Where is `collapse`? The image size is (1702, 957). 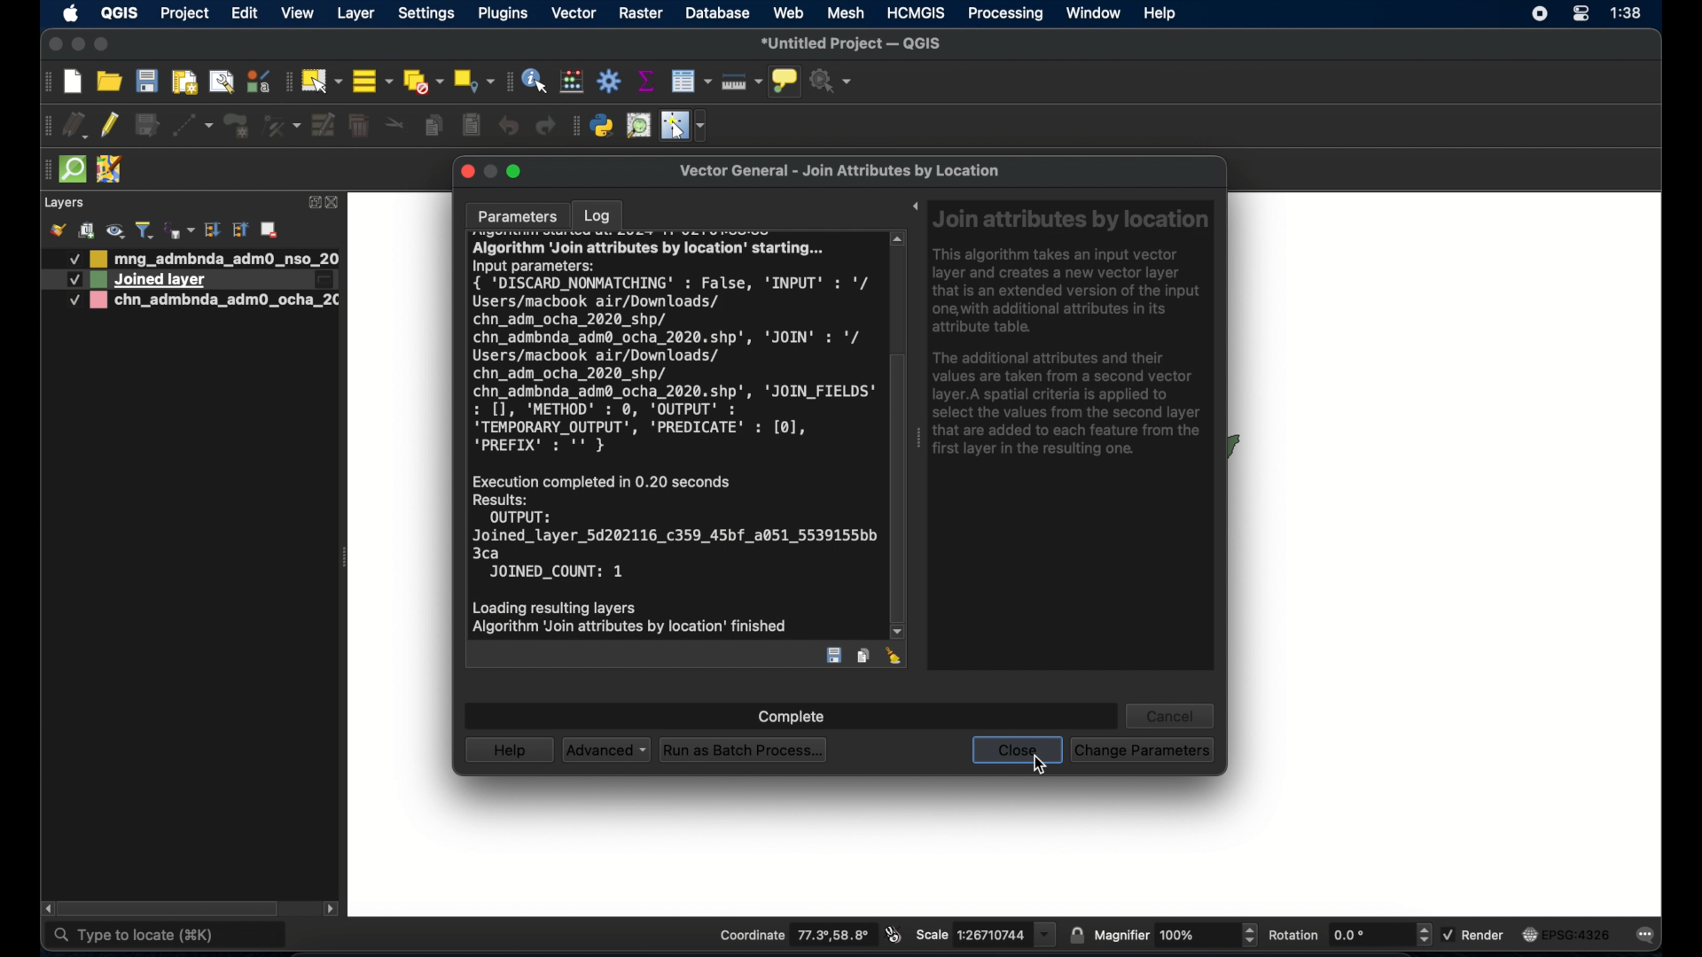 collapse is located at coordinates (239, 230).